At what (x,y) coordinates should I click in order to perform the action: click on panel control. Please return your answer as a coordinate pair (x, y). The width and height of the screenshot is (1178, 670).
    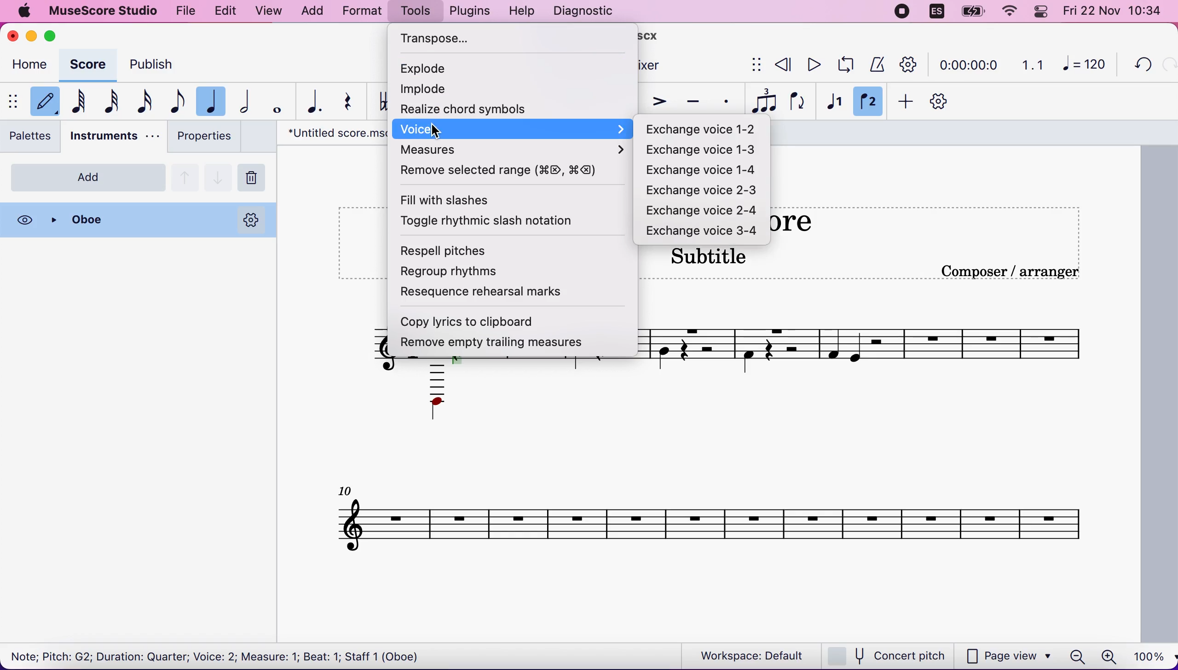
    Looking at the image, I should click on (1039, 12).